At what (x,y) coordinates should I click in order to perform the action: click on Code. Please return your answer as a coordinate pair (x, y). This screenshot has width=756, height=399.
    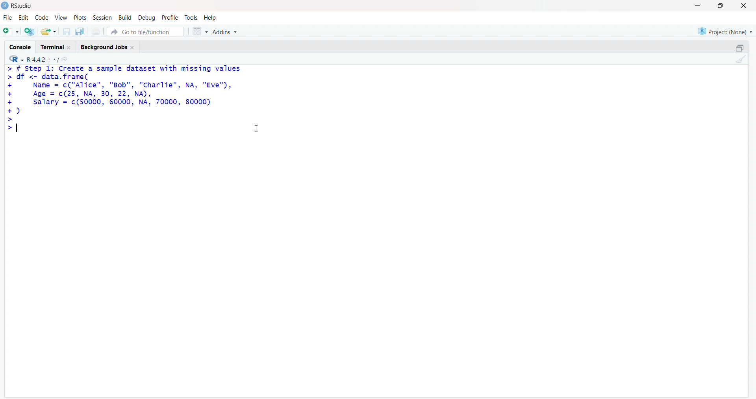
    Looking at the image, I should click on (40, 18).